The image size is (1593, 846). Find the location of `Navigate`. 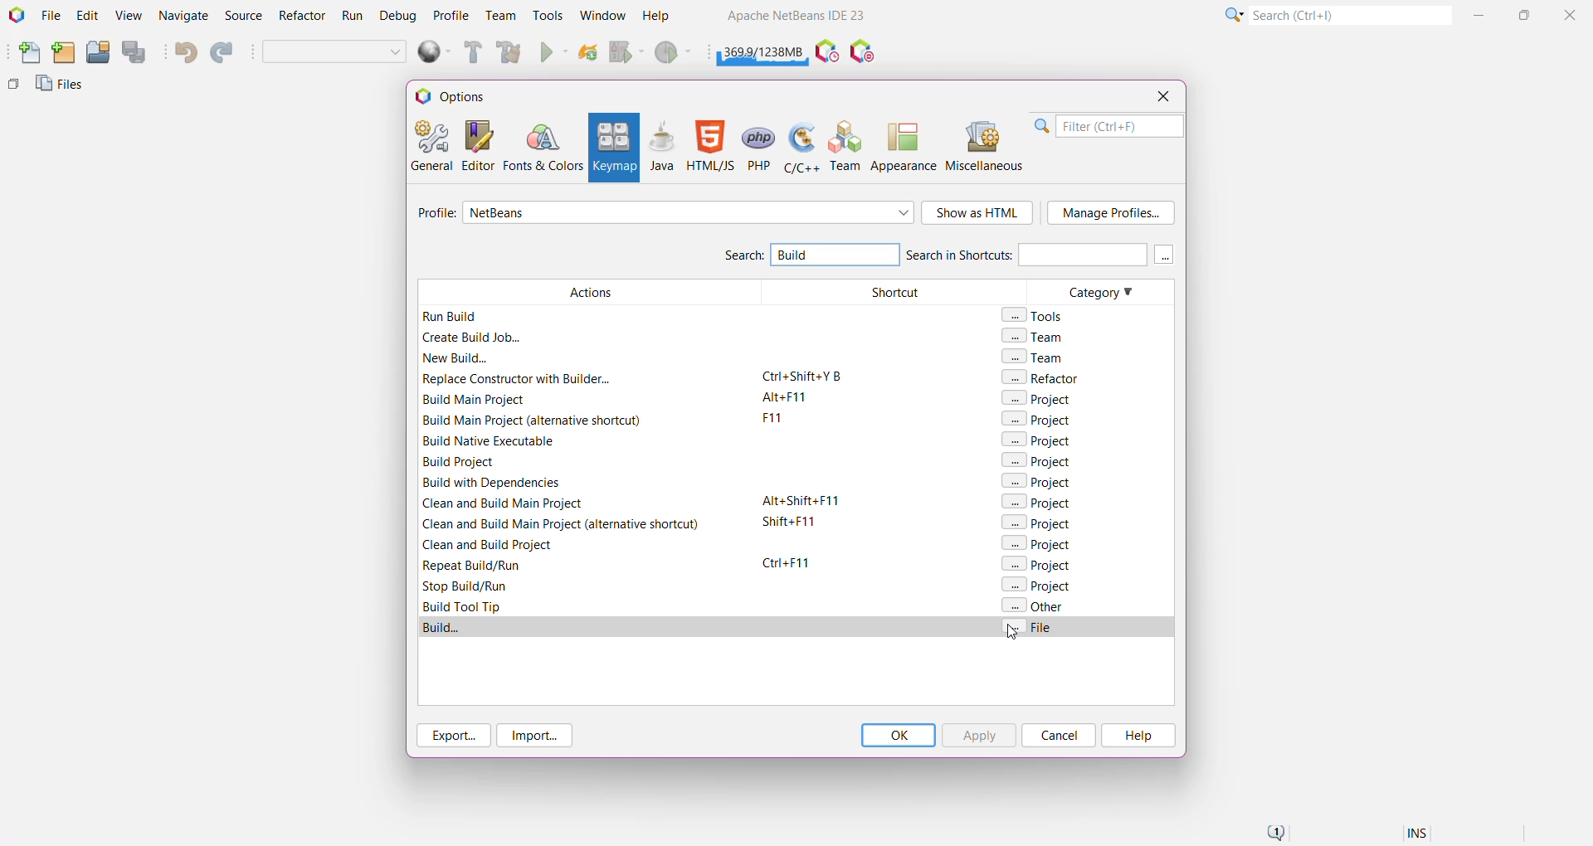

Navigate is located at coordinates (184, 17).